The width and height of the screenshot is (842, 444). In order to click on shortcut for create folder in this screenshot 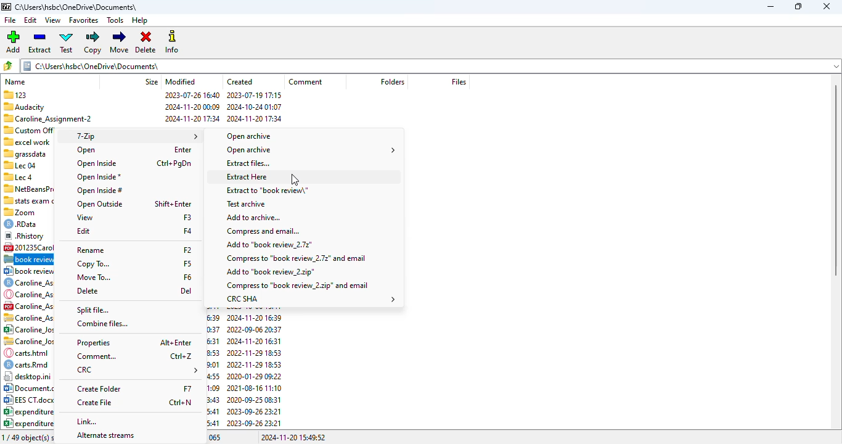, I will do `click(187, 388)`.